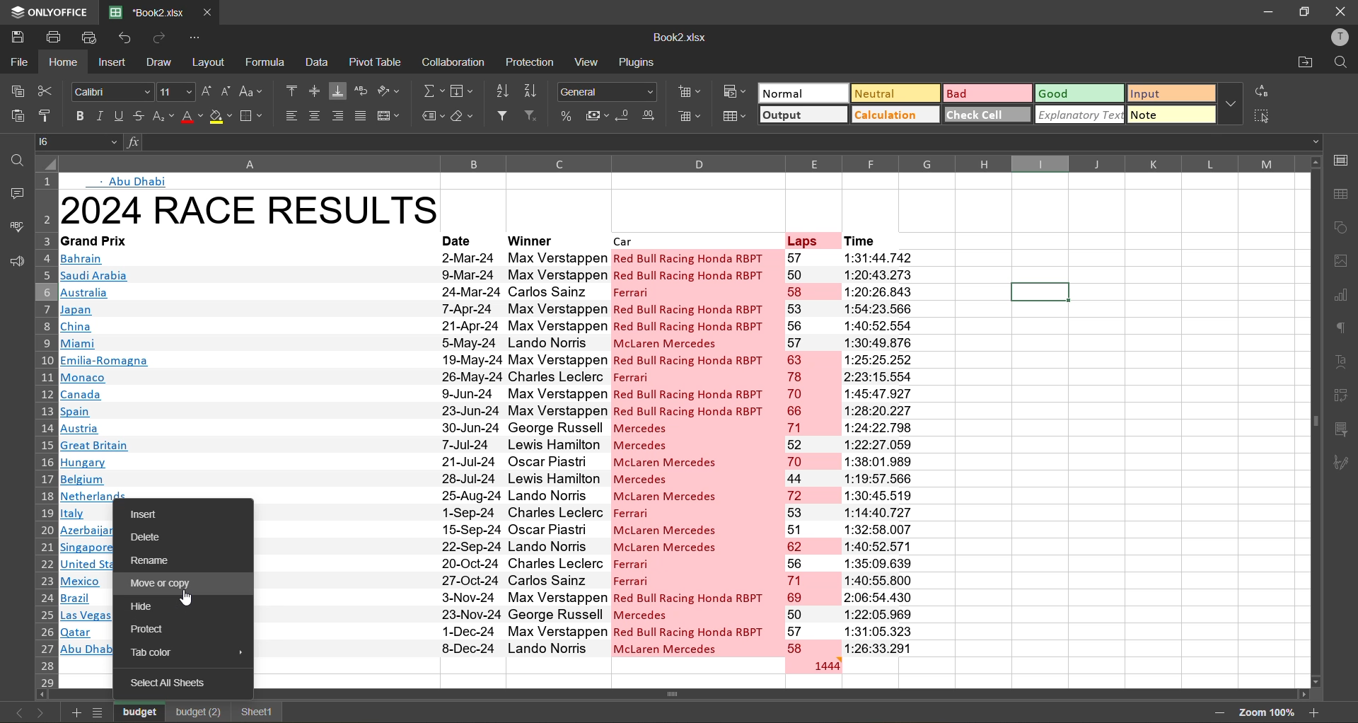 The image size is (1358, 723). I want to click on winner name, so click(555, 453).